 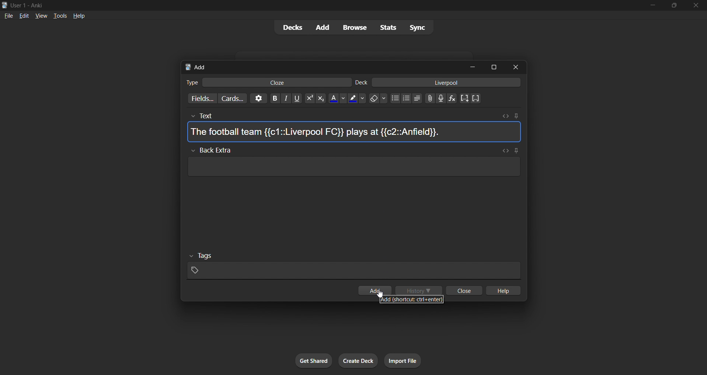 I want to click on minimize, so click(x=469, y=66).